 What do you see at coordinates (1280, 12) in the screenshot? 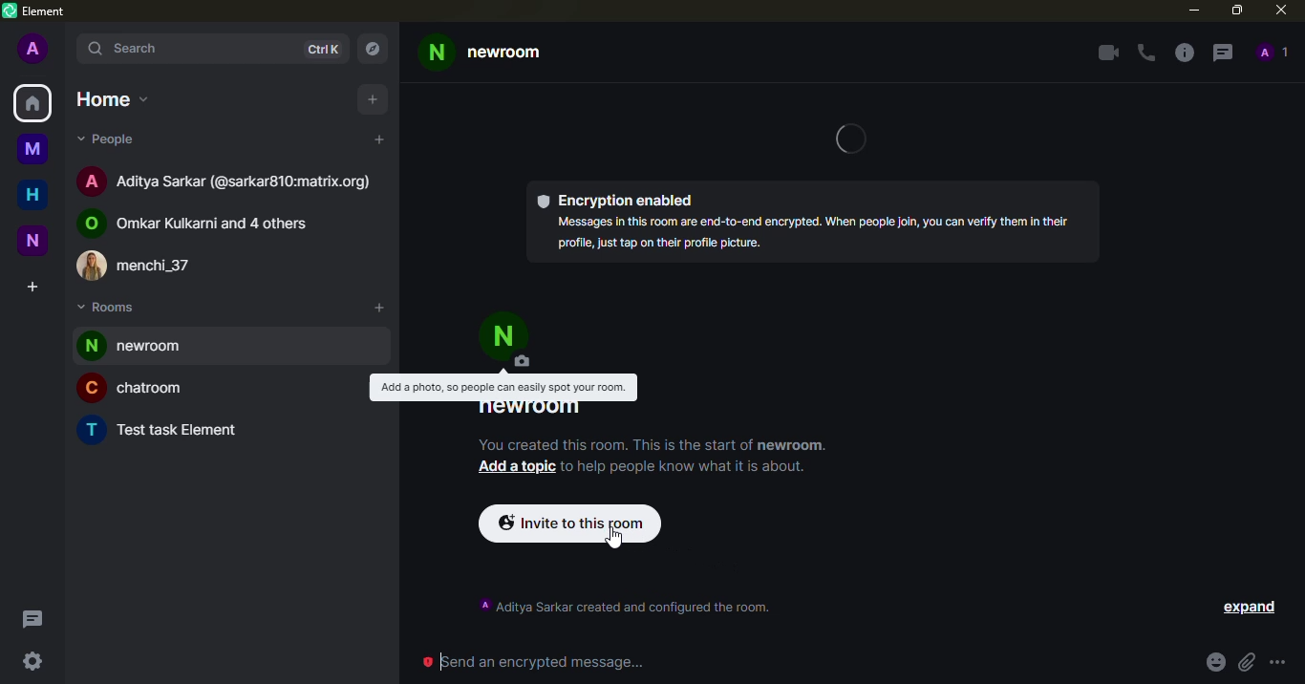
I see `close` at bounding box center [1280, 12].